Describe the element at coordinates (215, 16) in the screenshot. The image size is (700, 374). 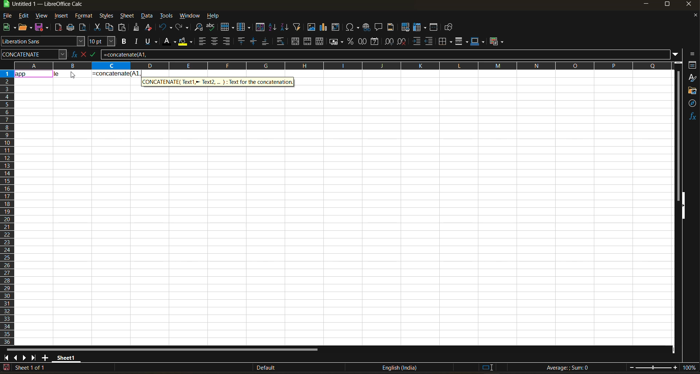
I see `help` at that location.